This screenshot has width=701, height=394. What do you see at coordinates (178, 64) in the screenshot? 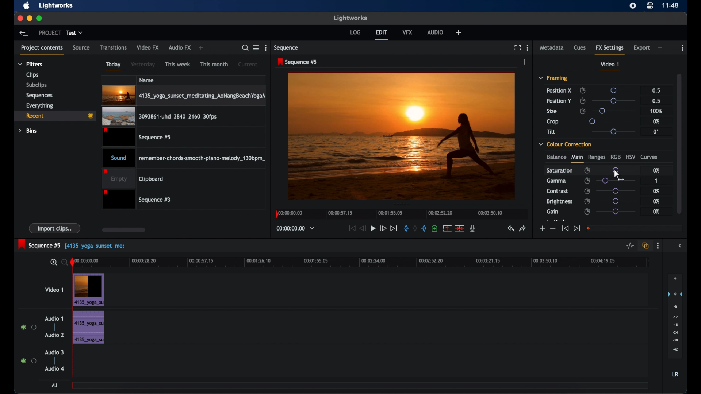
I see `this week` at bounding box center [178, 64].